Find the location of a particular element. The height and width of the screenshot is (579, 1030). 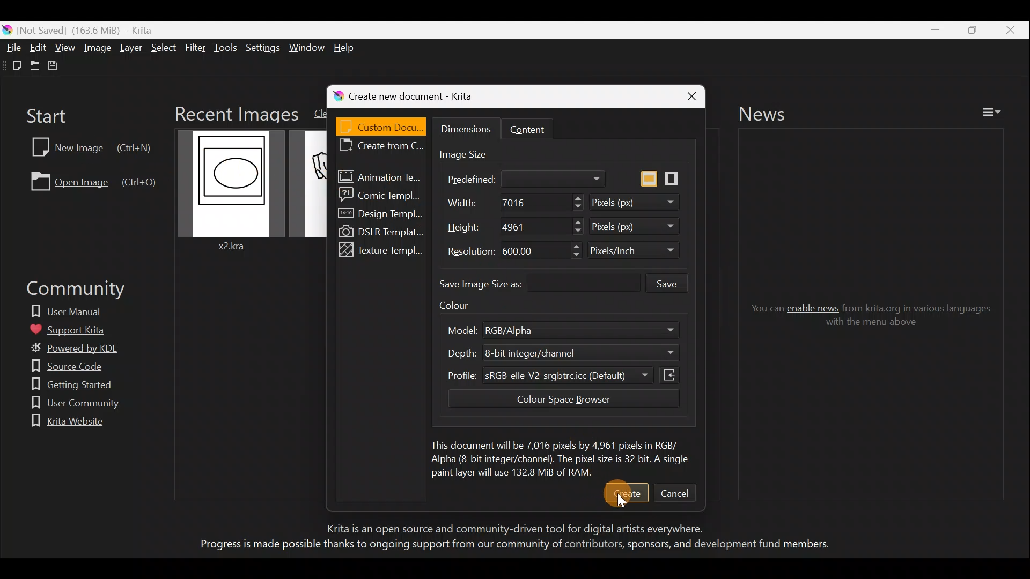

Layer is located at coordinates (133, 50).